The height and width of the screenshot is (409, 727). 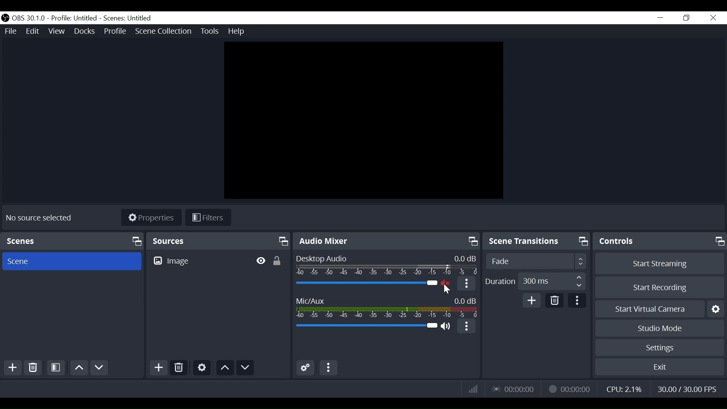 What do you see at coordinates (56, 368) in the screenshot?
I see `Open Scene Filter` at bounding box center [56, 368].